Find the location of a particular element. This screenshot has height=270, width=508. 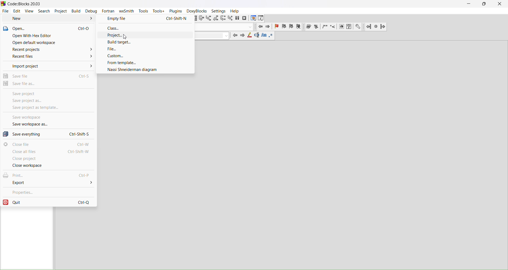

use regex is located at coordinates (271, 37).